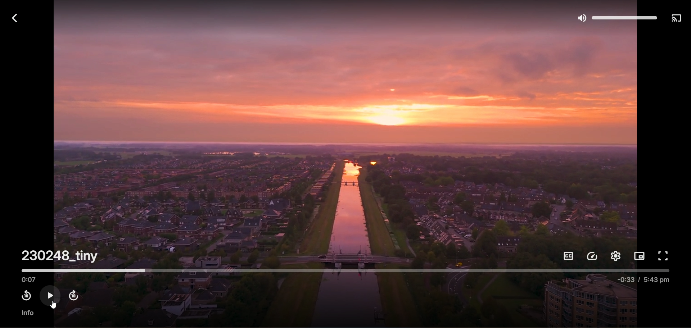  Describe the element at coordinates (27, 296) in the screenshot. I see `rewind` at that location.